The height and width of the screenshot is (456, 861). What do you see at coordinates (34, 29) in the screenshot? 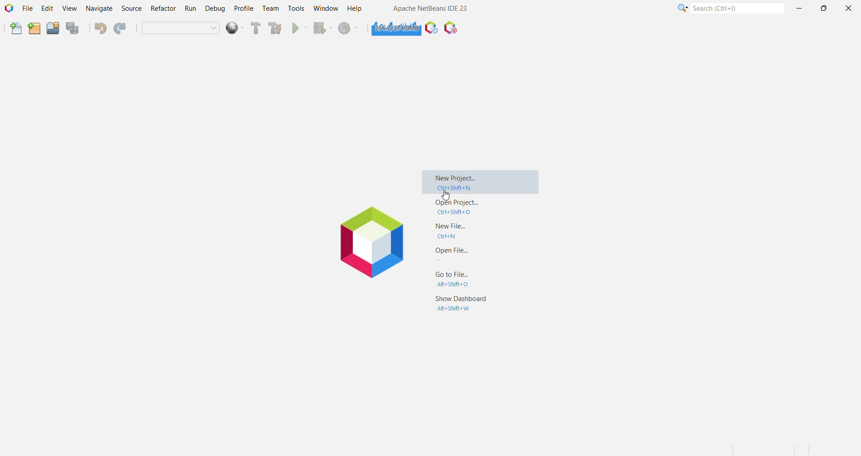
I see `New Project` at bounding box center [34, 29].